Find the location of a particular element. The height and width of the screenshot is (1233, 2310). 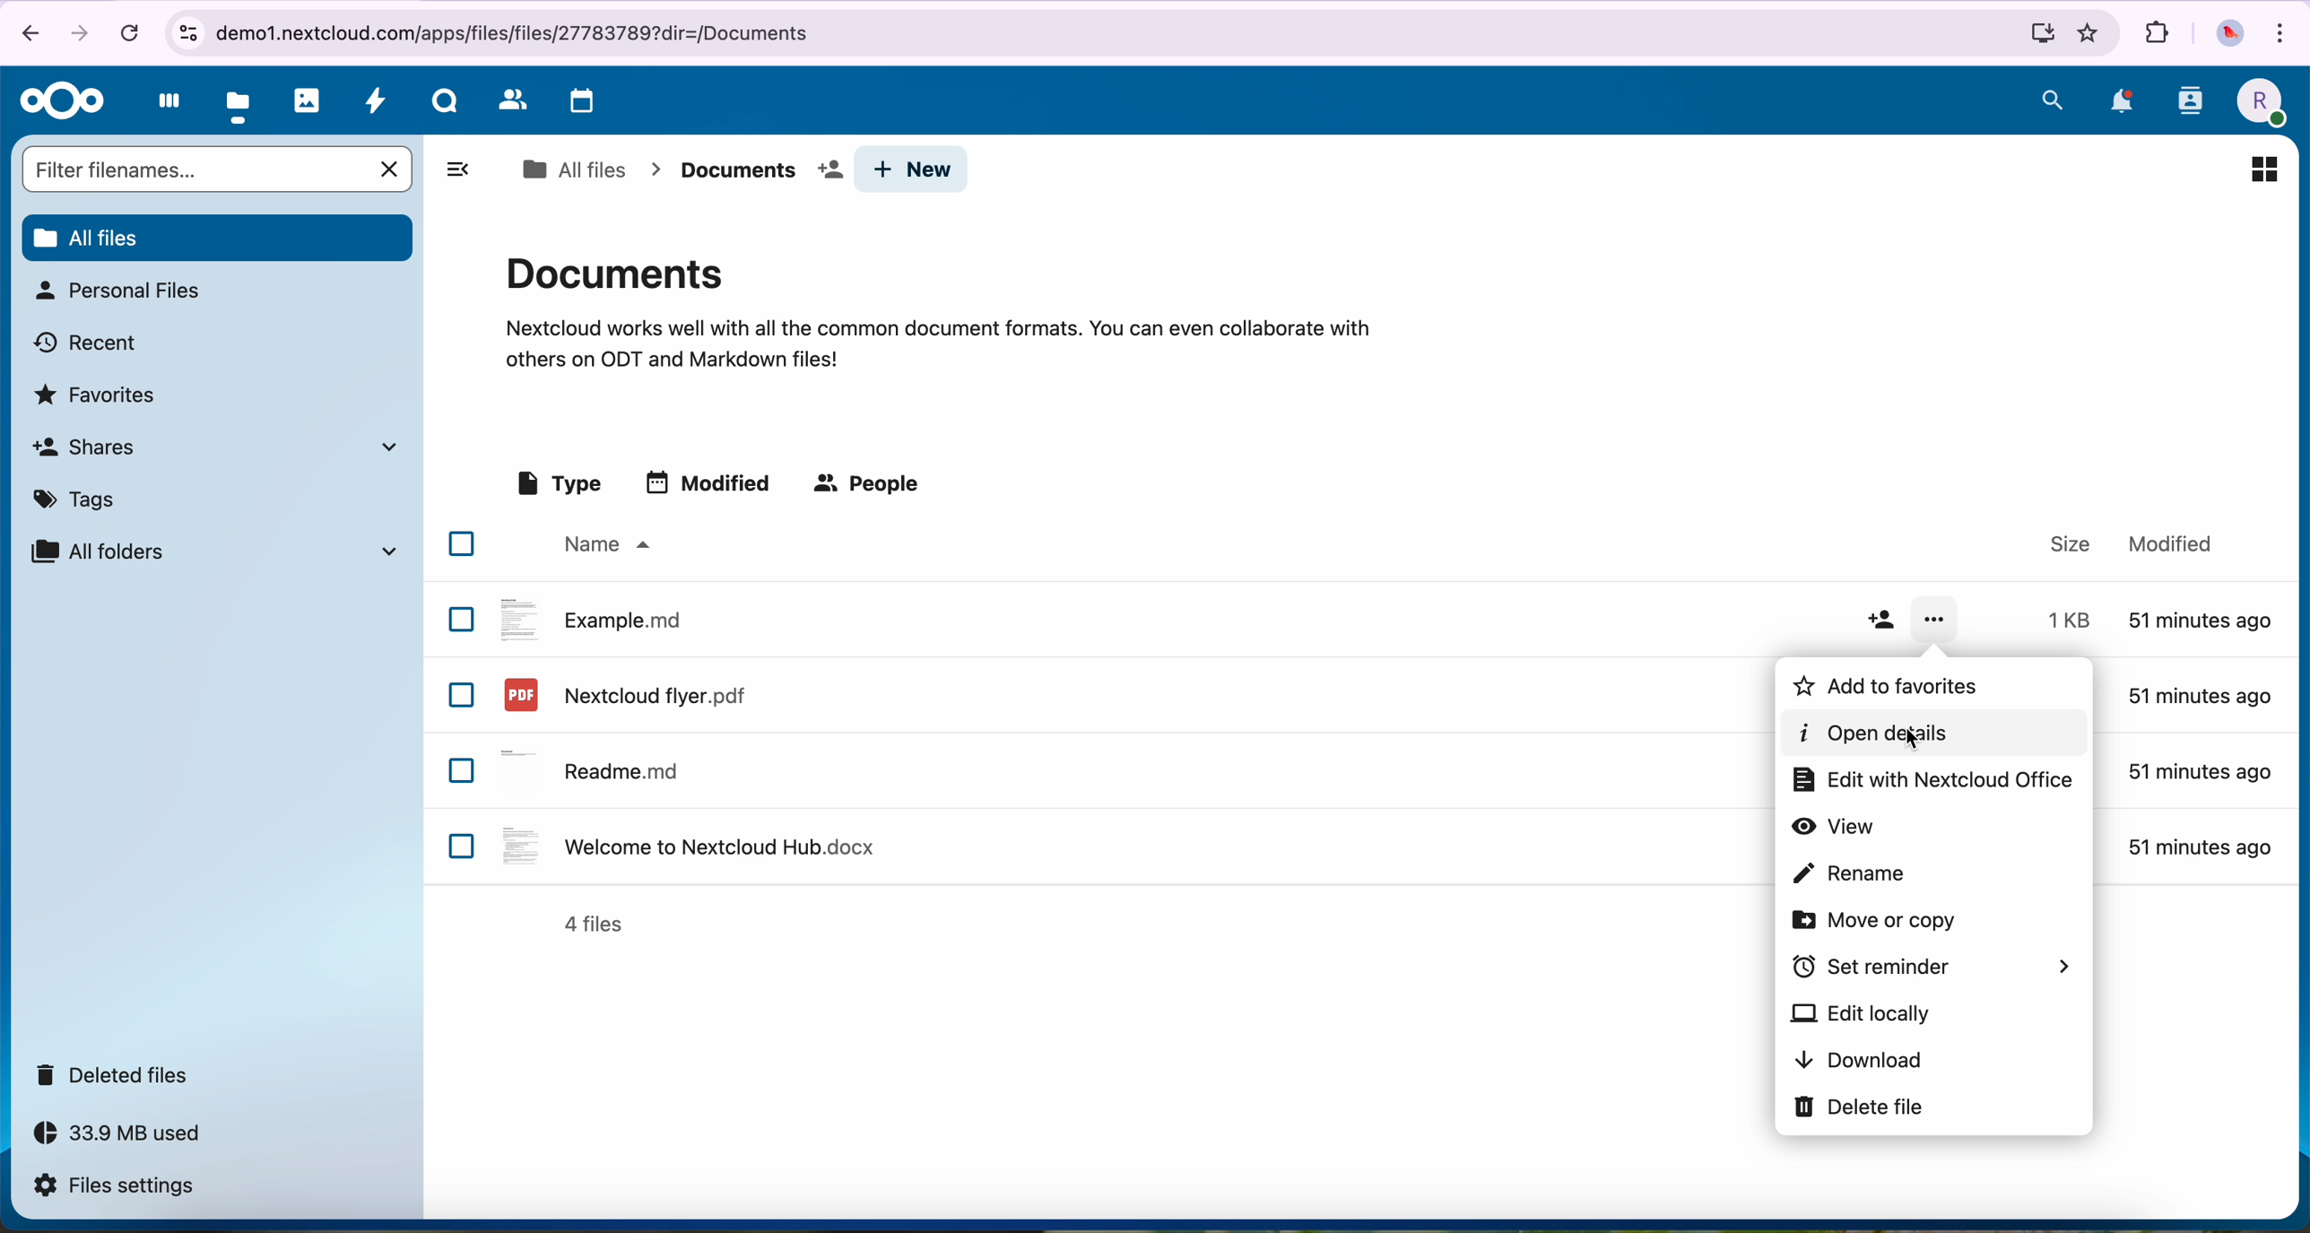

talk is located at coordinates (443, 105).